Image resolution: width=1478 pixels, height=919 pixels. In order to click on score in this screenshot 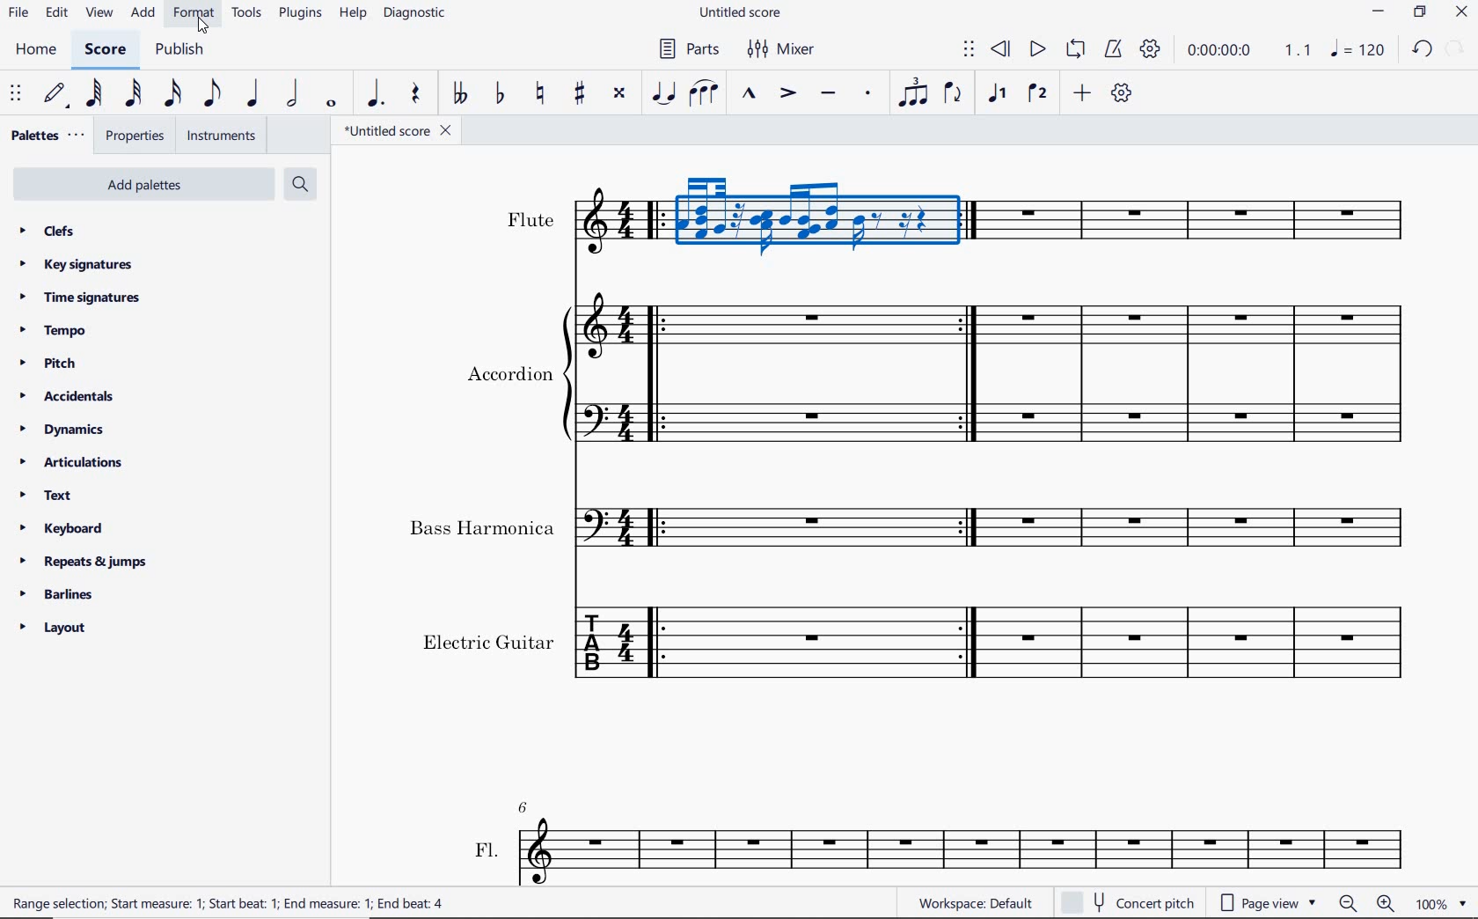, I will do `click(104, 51)`.